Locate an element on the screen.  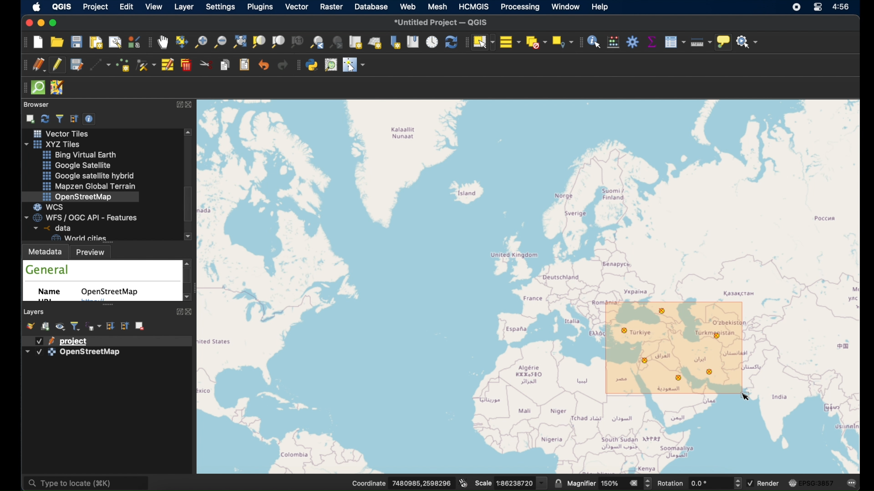
pan map to selection is located at coordinates (182, 41).